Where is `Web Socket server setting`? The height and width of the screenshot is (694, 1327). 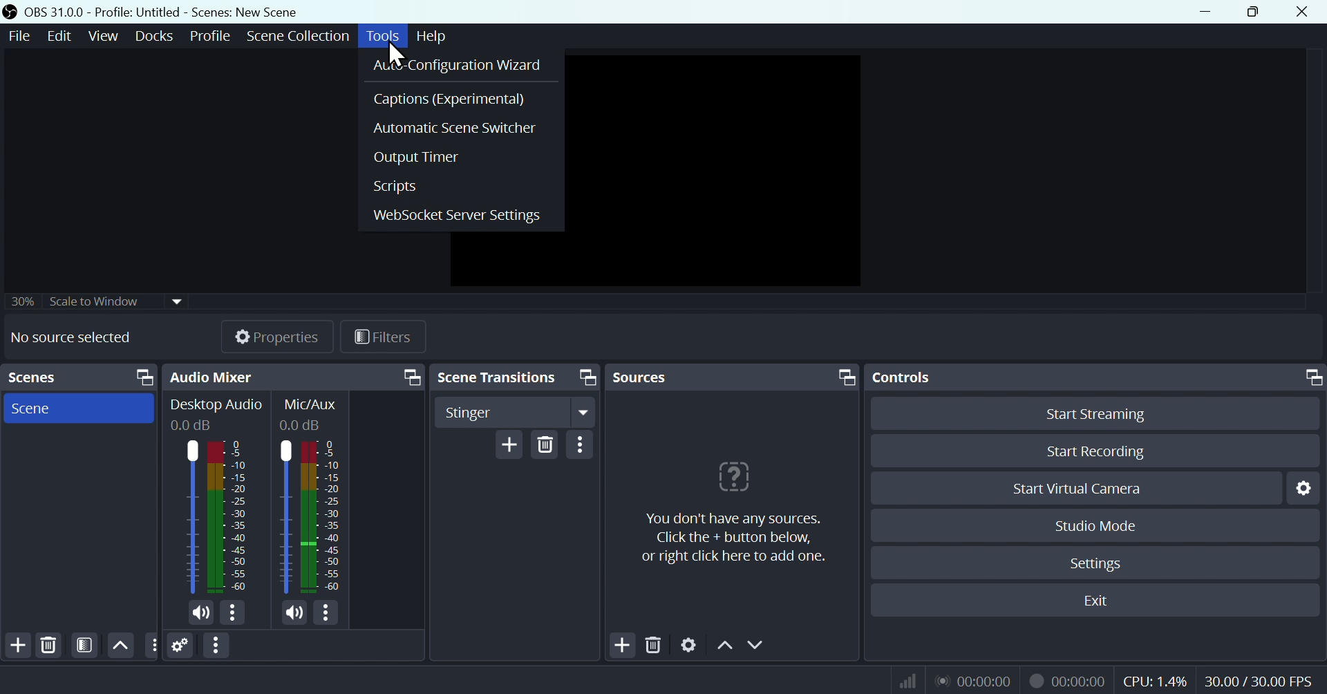 Web Socket server setting is located at coordinates (460, 214).